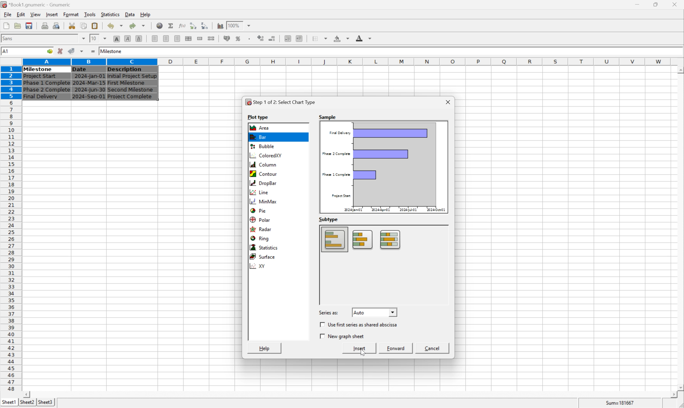  I want to click on merge a range of cells, so click(200, 38).